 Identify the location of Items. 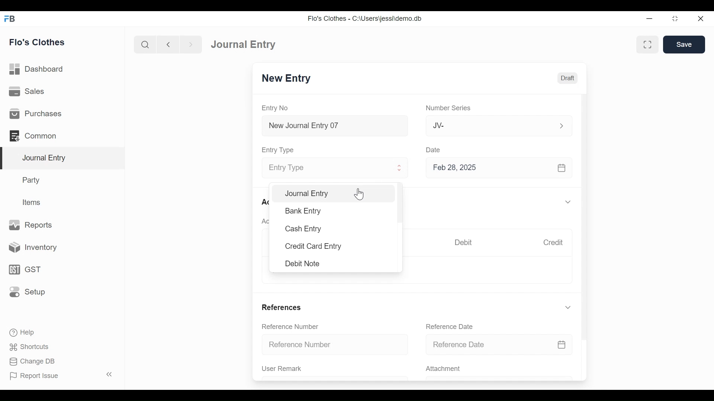
(33, 202).